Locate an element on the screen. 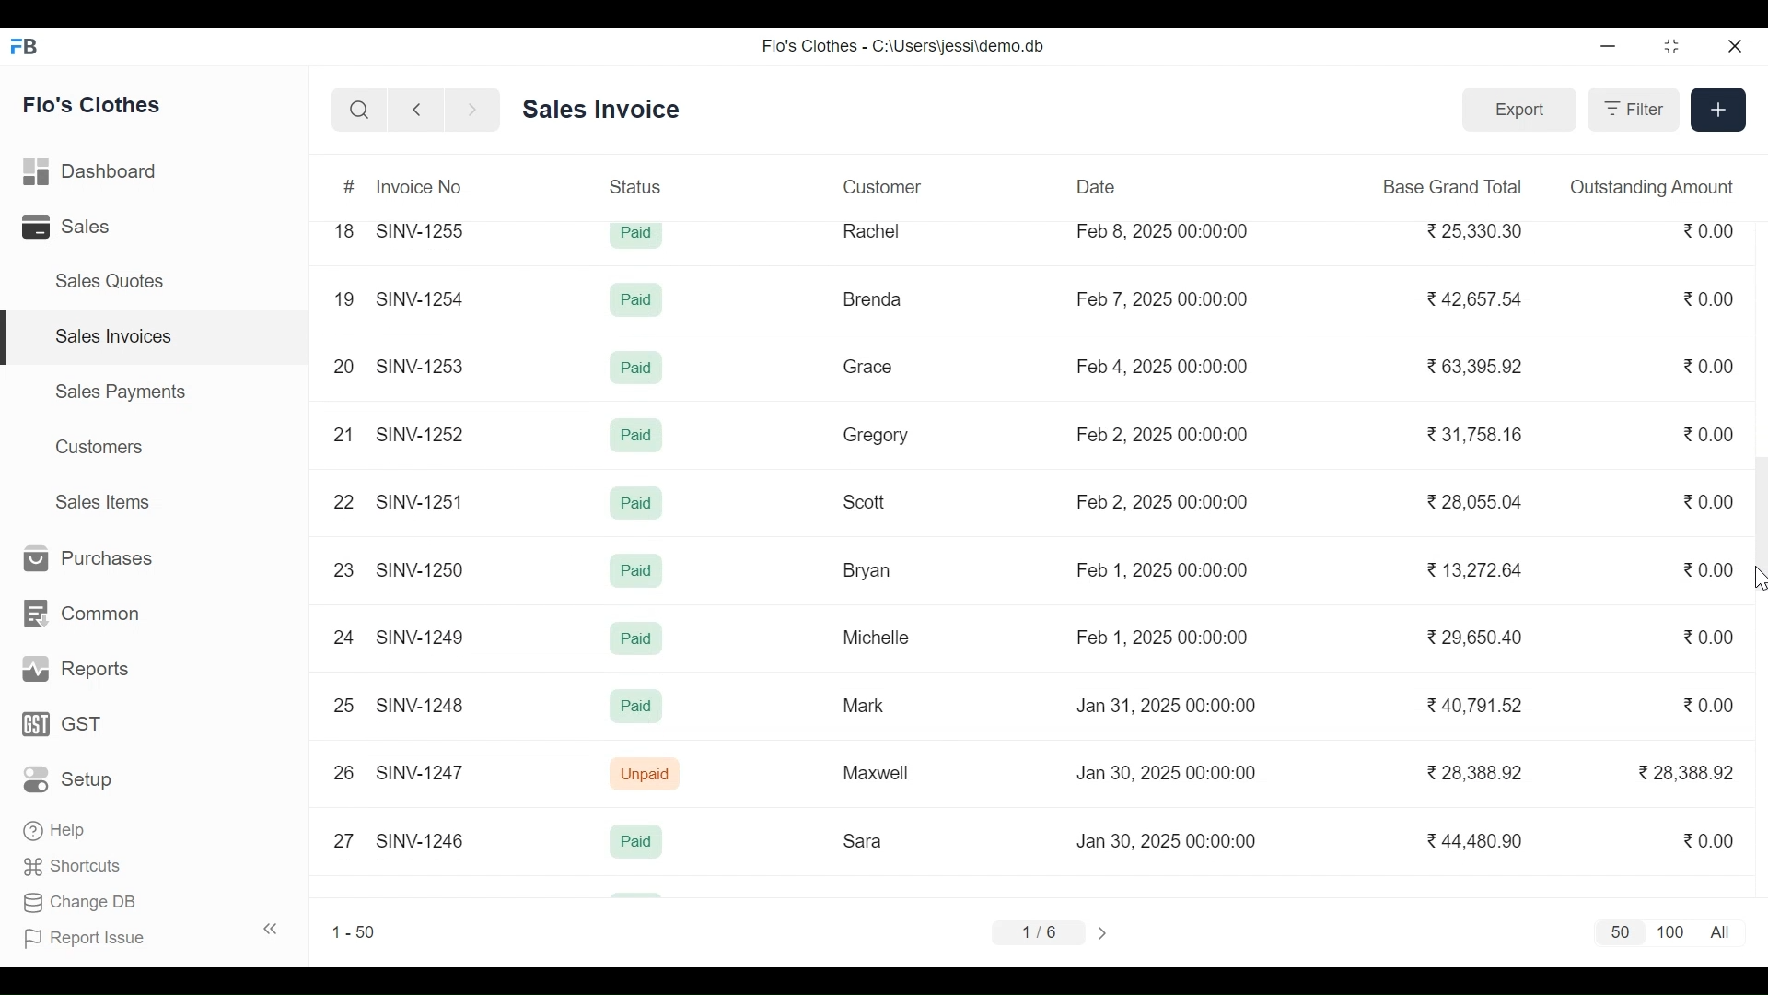  Paid is located at coordinates (636, 706).